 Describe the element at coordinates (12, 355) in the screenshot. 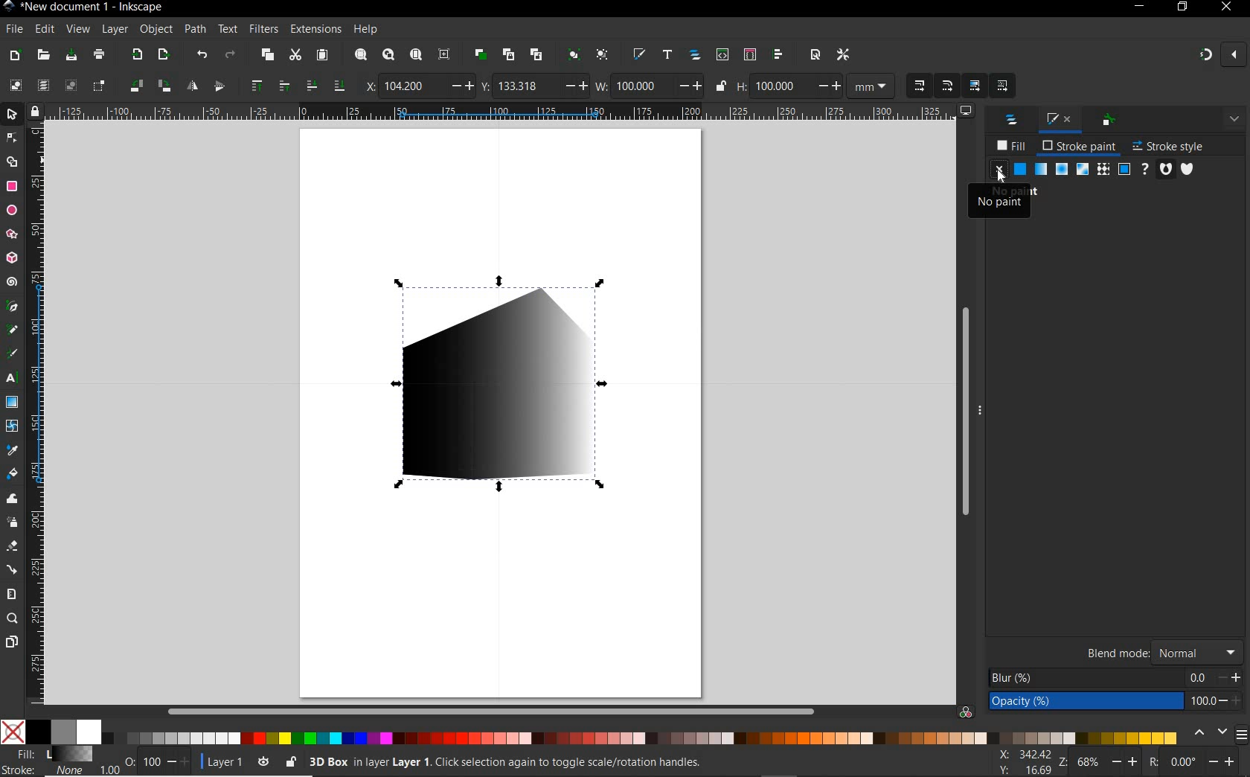

I see `CALLIGRAPHY TOOL` at that location.